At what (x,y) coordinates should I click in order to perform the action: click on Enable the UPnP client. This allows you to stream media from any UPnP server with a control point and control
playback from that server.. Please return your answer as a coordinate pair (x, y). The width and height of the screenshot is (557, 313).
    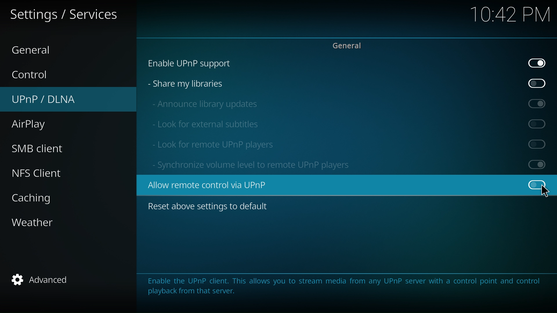
    Looking at the image, I should click on (342, 286).